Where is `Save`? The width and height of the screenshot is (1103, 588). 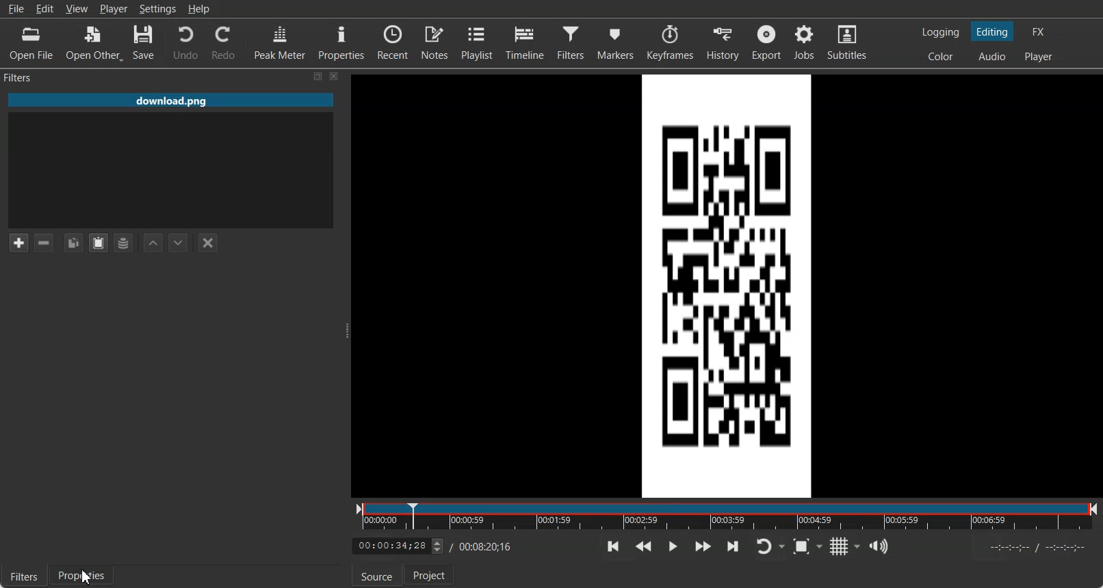 Save is located at coordinates (146, 42).